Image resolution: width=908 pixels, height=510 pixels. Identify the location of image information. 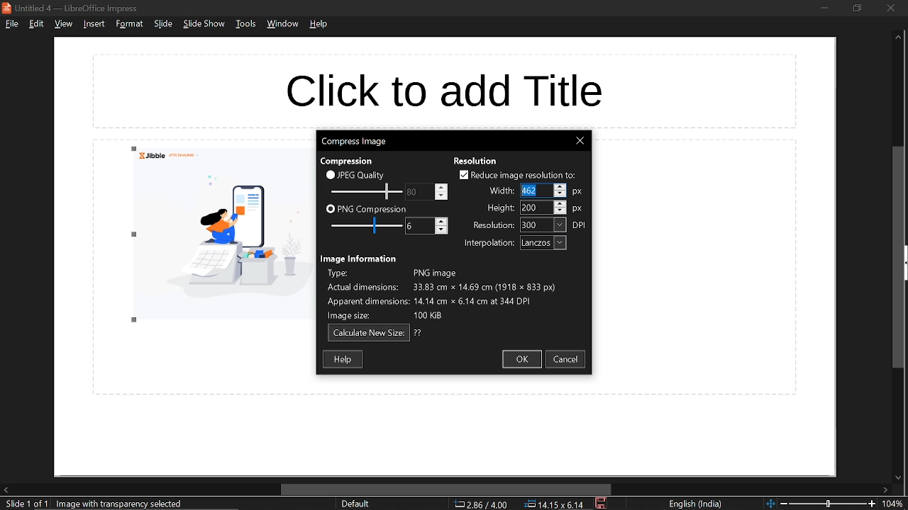
(360, 259).